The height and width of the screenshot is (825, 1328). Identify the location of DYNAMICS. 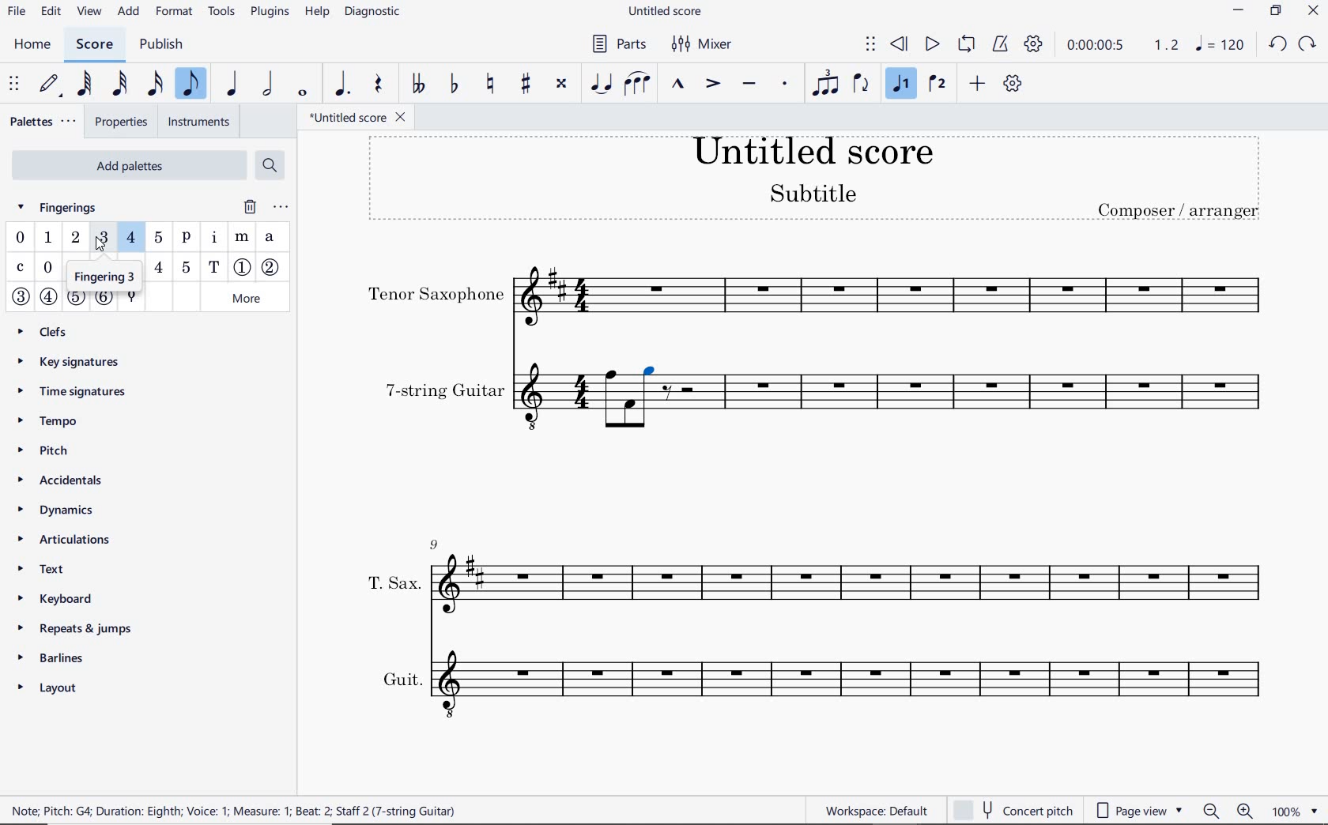
(63, 511).